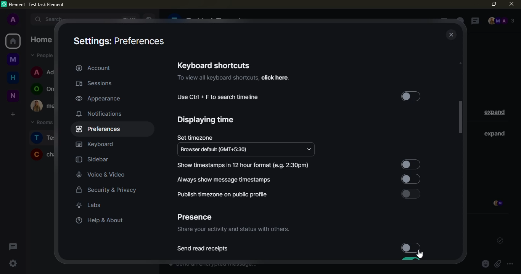 The height and width of the screenshot is (274, 521). Describe the element at coordinates (221, 194) in the screenshot. I see `publish timezone` at that location.